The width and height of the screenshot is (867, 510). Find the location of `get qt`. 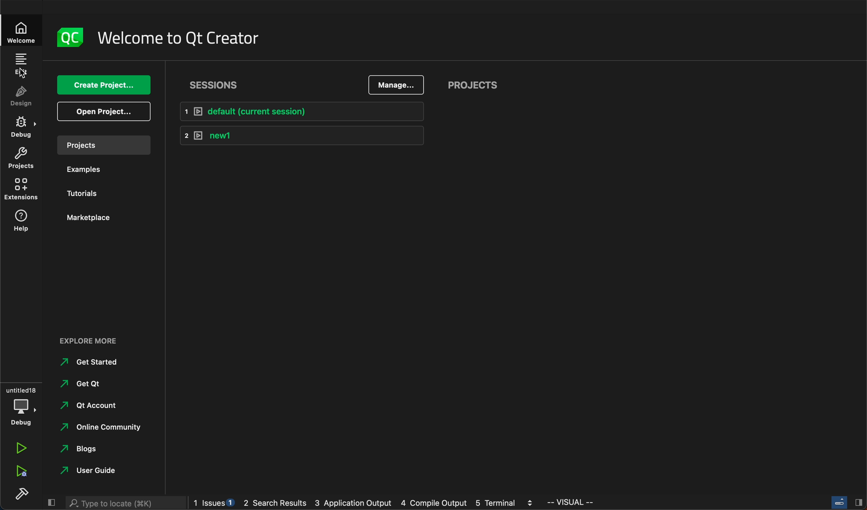

get qt is located at coordinates (90, 384).